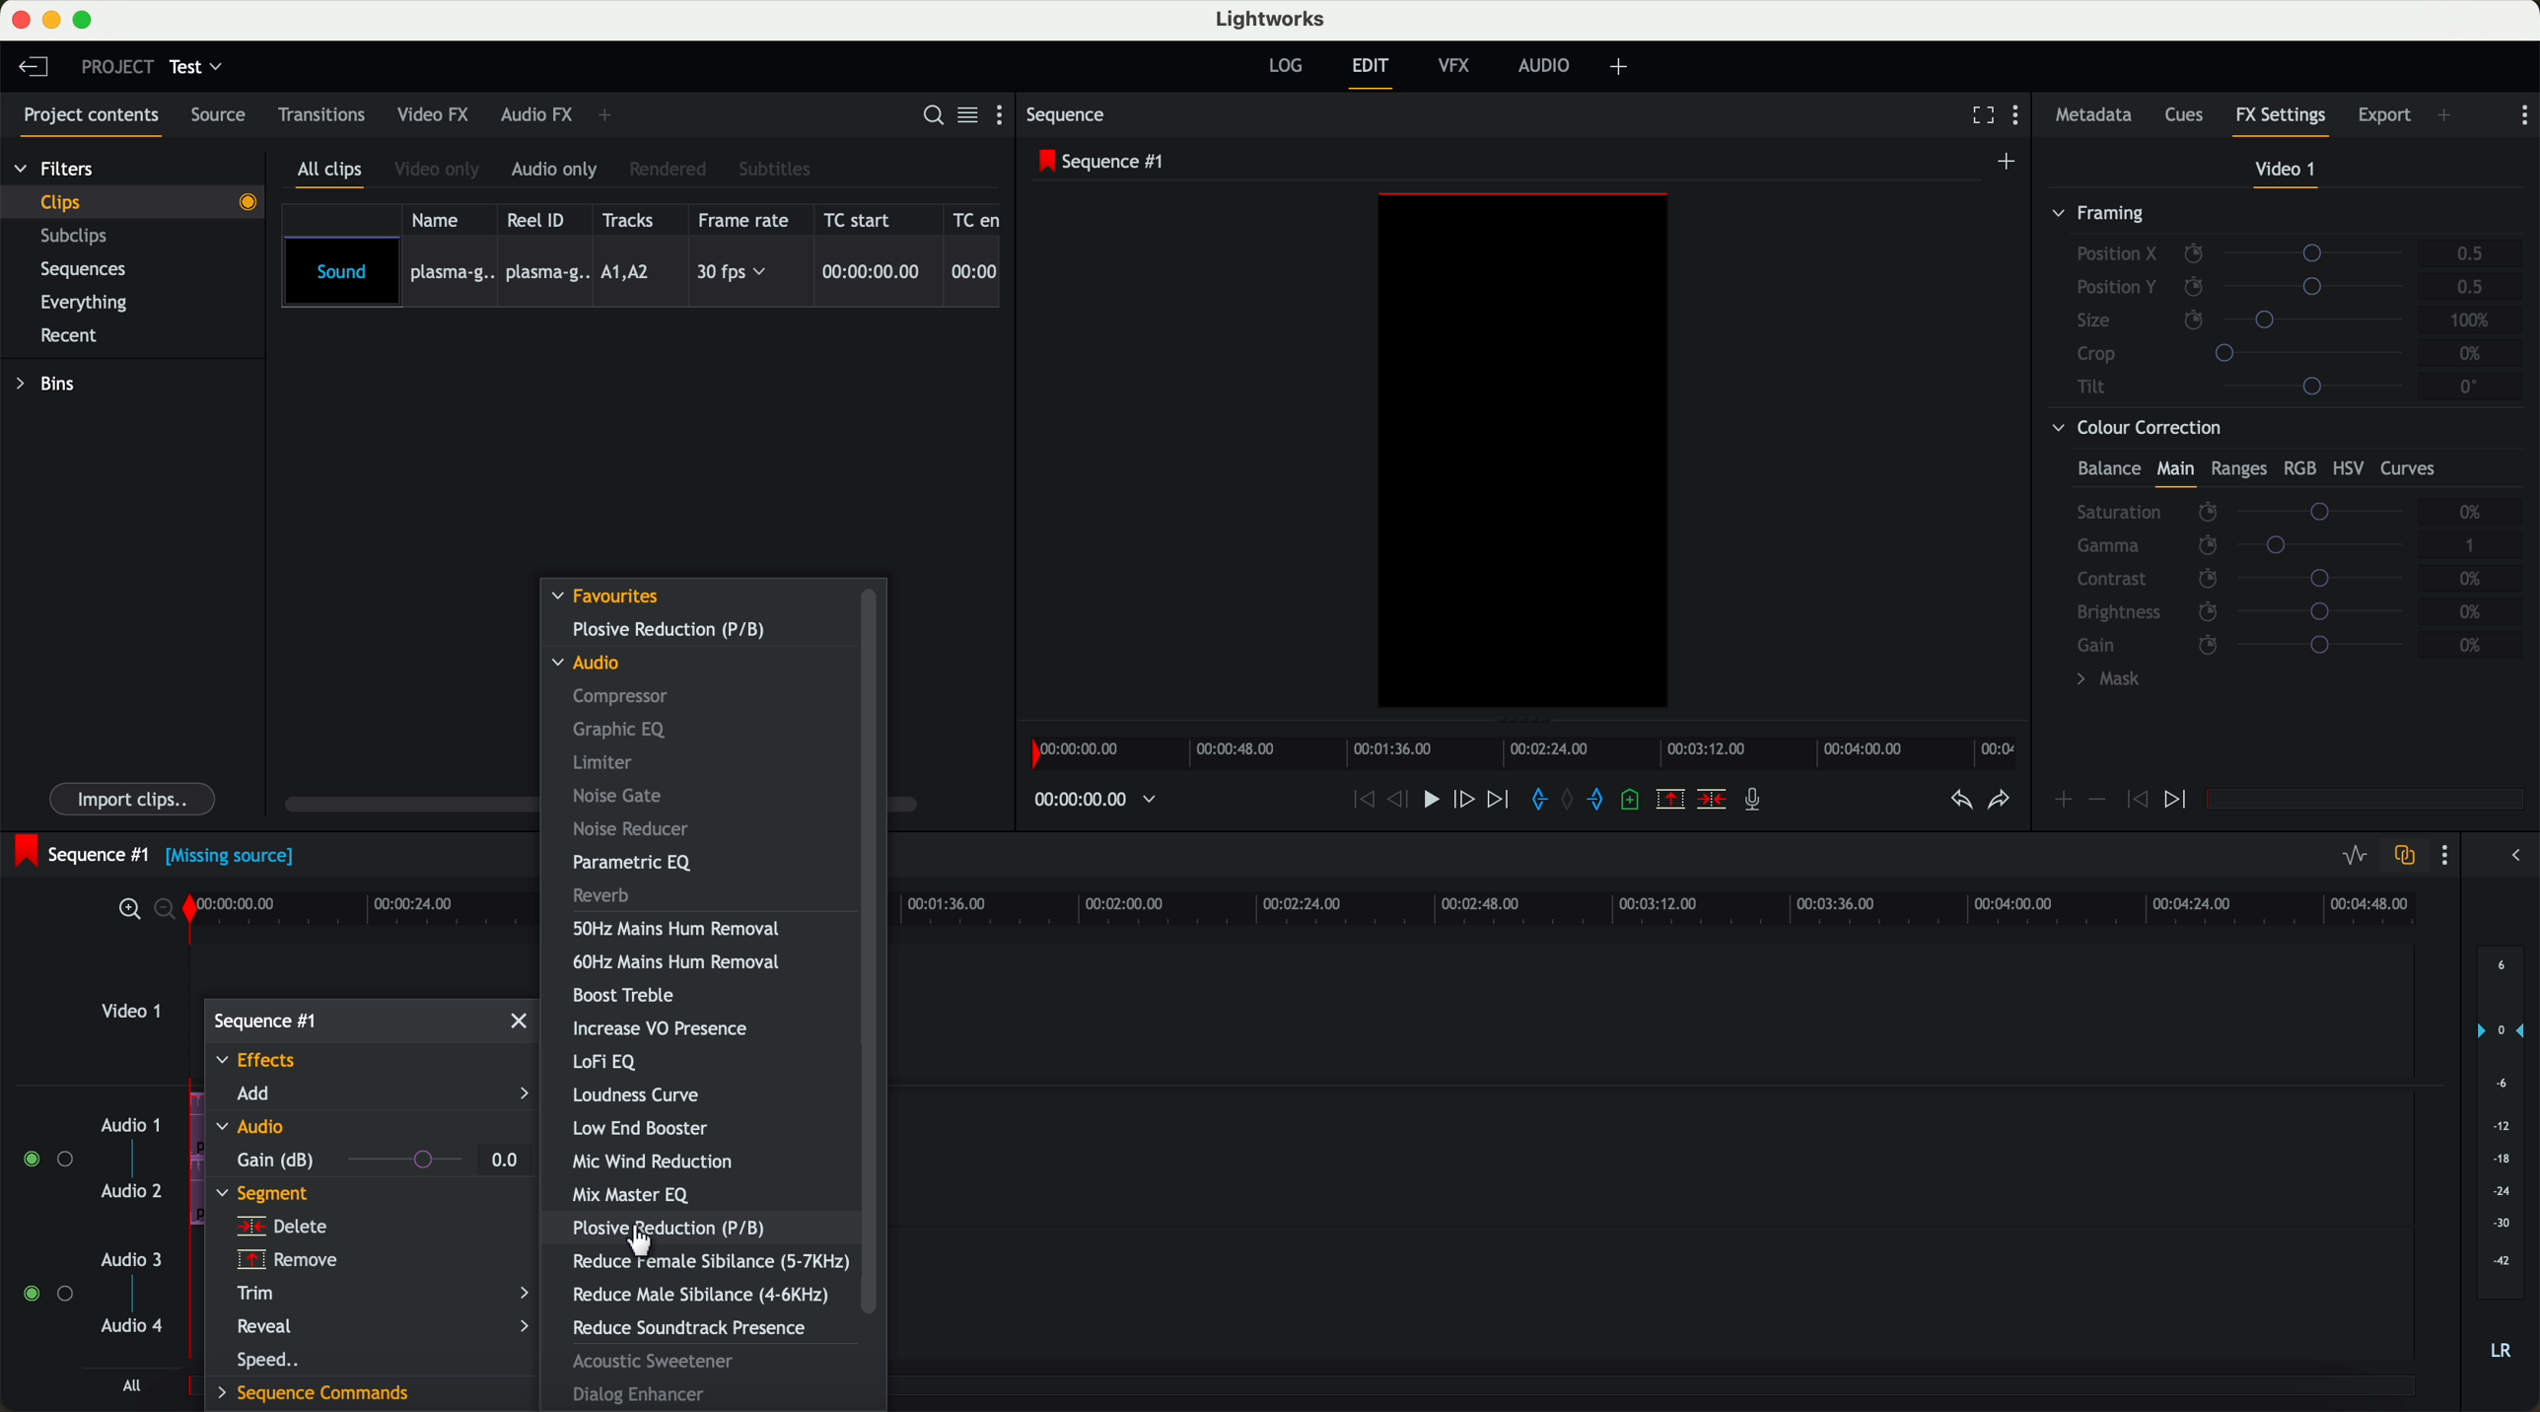 Image resolution: width=2540 pixels, height=1412 pixels. What do you see at coordinates (281, 1228) in the screenshot?
I see `delete` at bounding box center [281, 1228].